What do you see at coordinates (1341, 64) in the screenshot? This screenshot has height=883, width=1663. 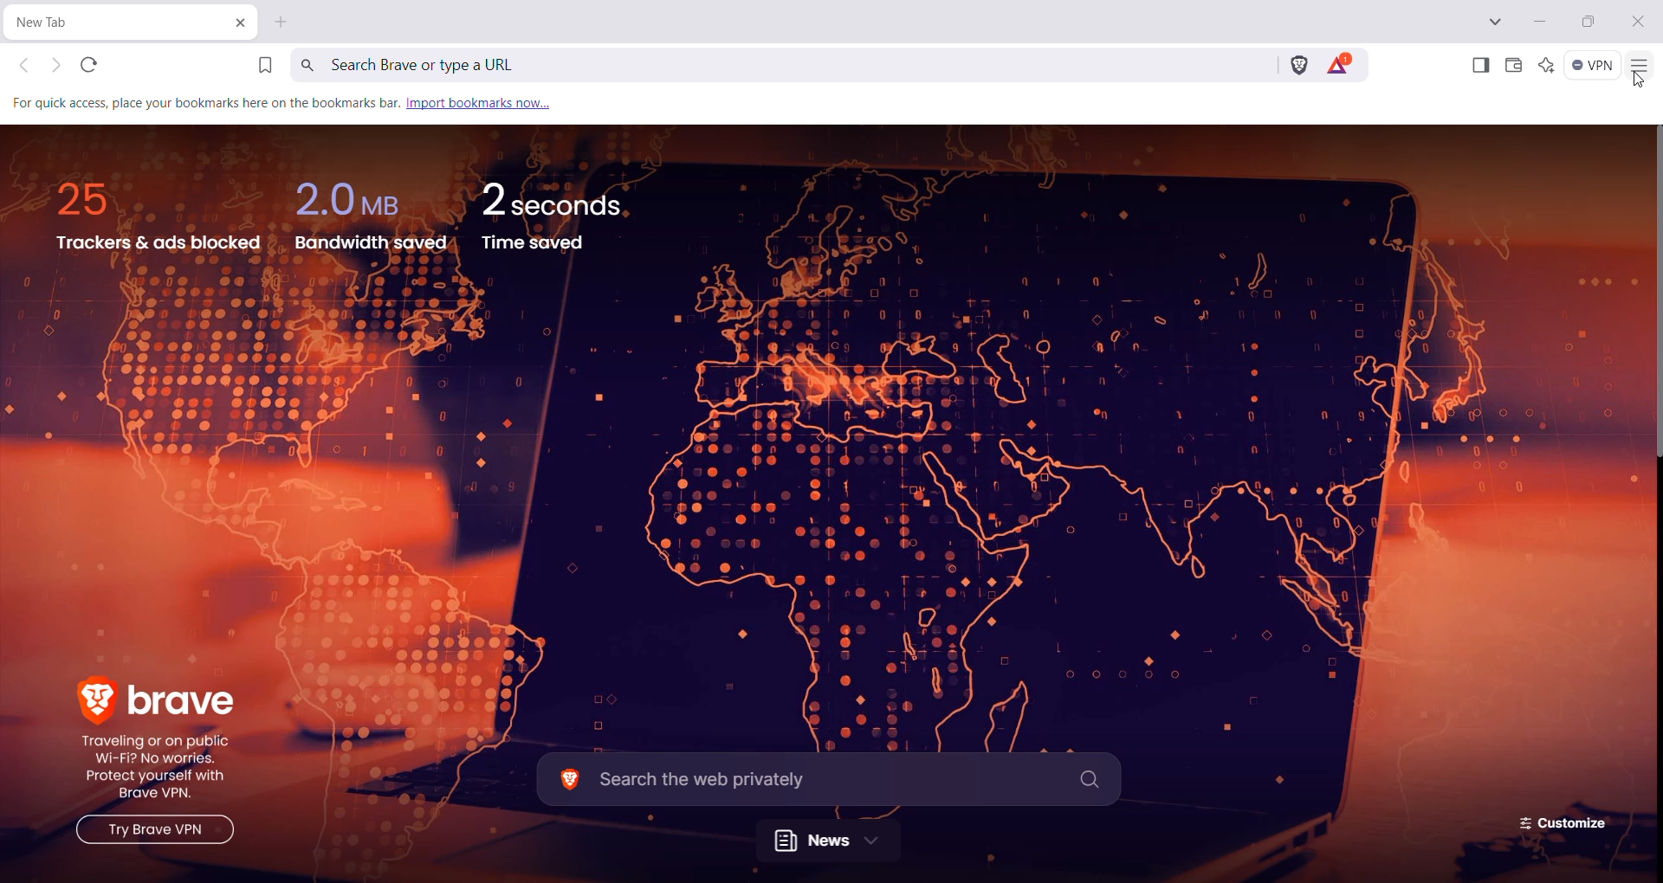 I see `Earn tokens for private Ads you see in Brave` at bounding box center [1341, 64].